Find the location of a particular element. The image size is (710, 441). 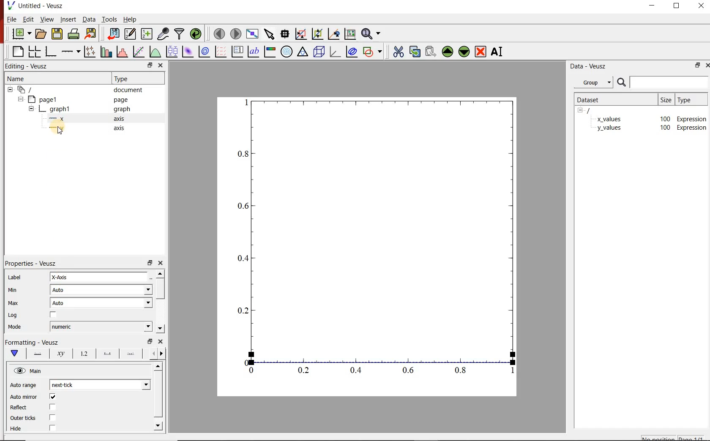

click to reset graph axes is located at coordinates (350, 34).